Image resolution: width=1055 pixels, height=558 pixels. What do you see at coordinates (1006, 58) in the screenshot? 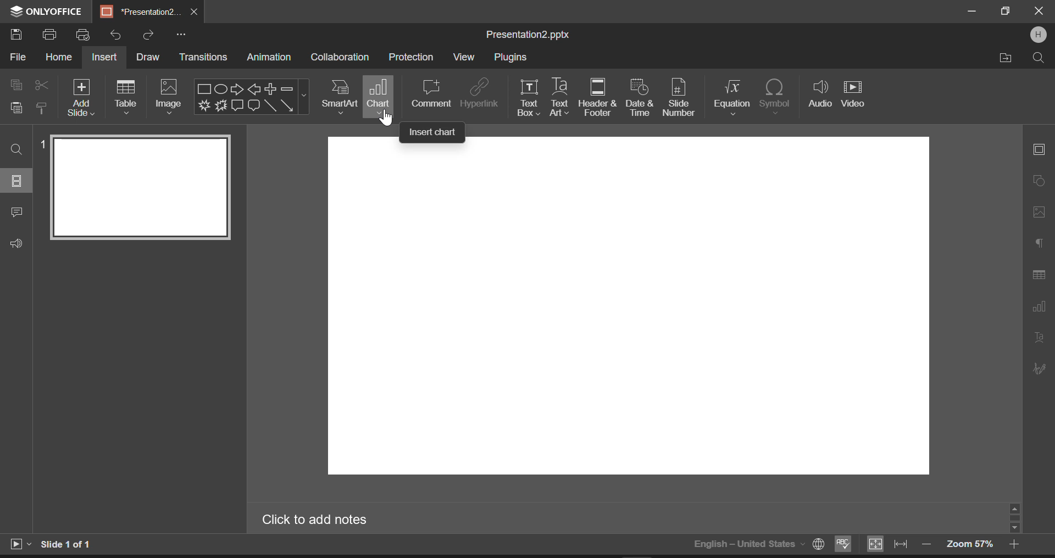
I see `Open file Location` at bounding box center [1006, 58].